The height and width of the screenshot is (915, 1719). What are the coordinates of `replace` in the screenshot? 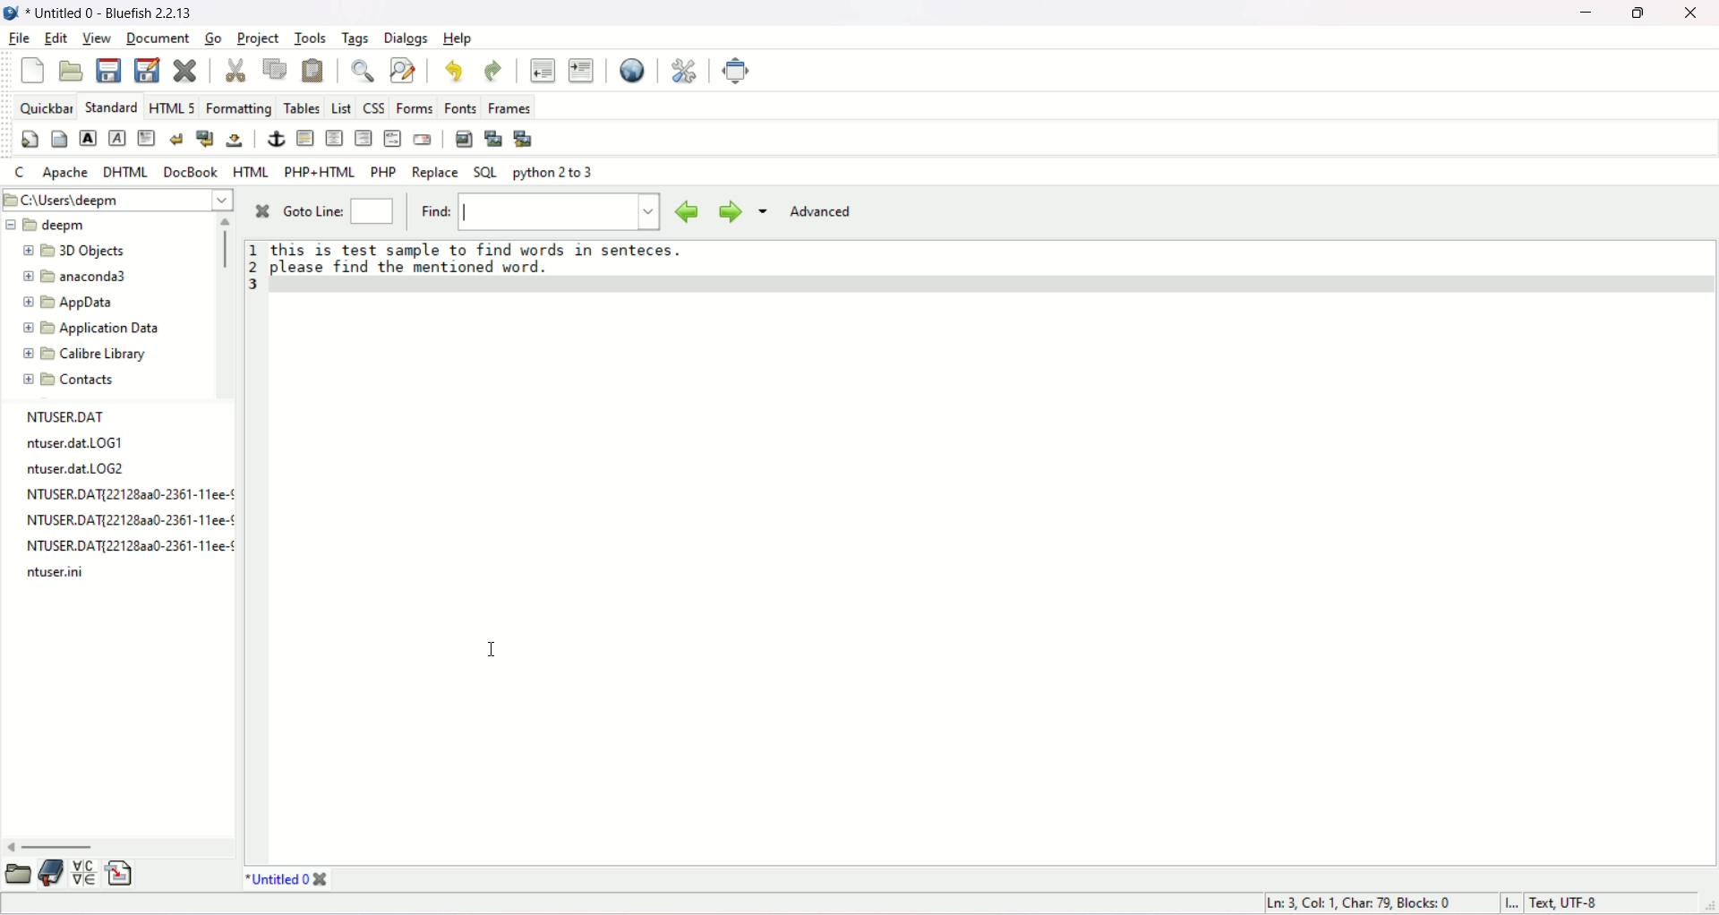 It's located at (436, 172).